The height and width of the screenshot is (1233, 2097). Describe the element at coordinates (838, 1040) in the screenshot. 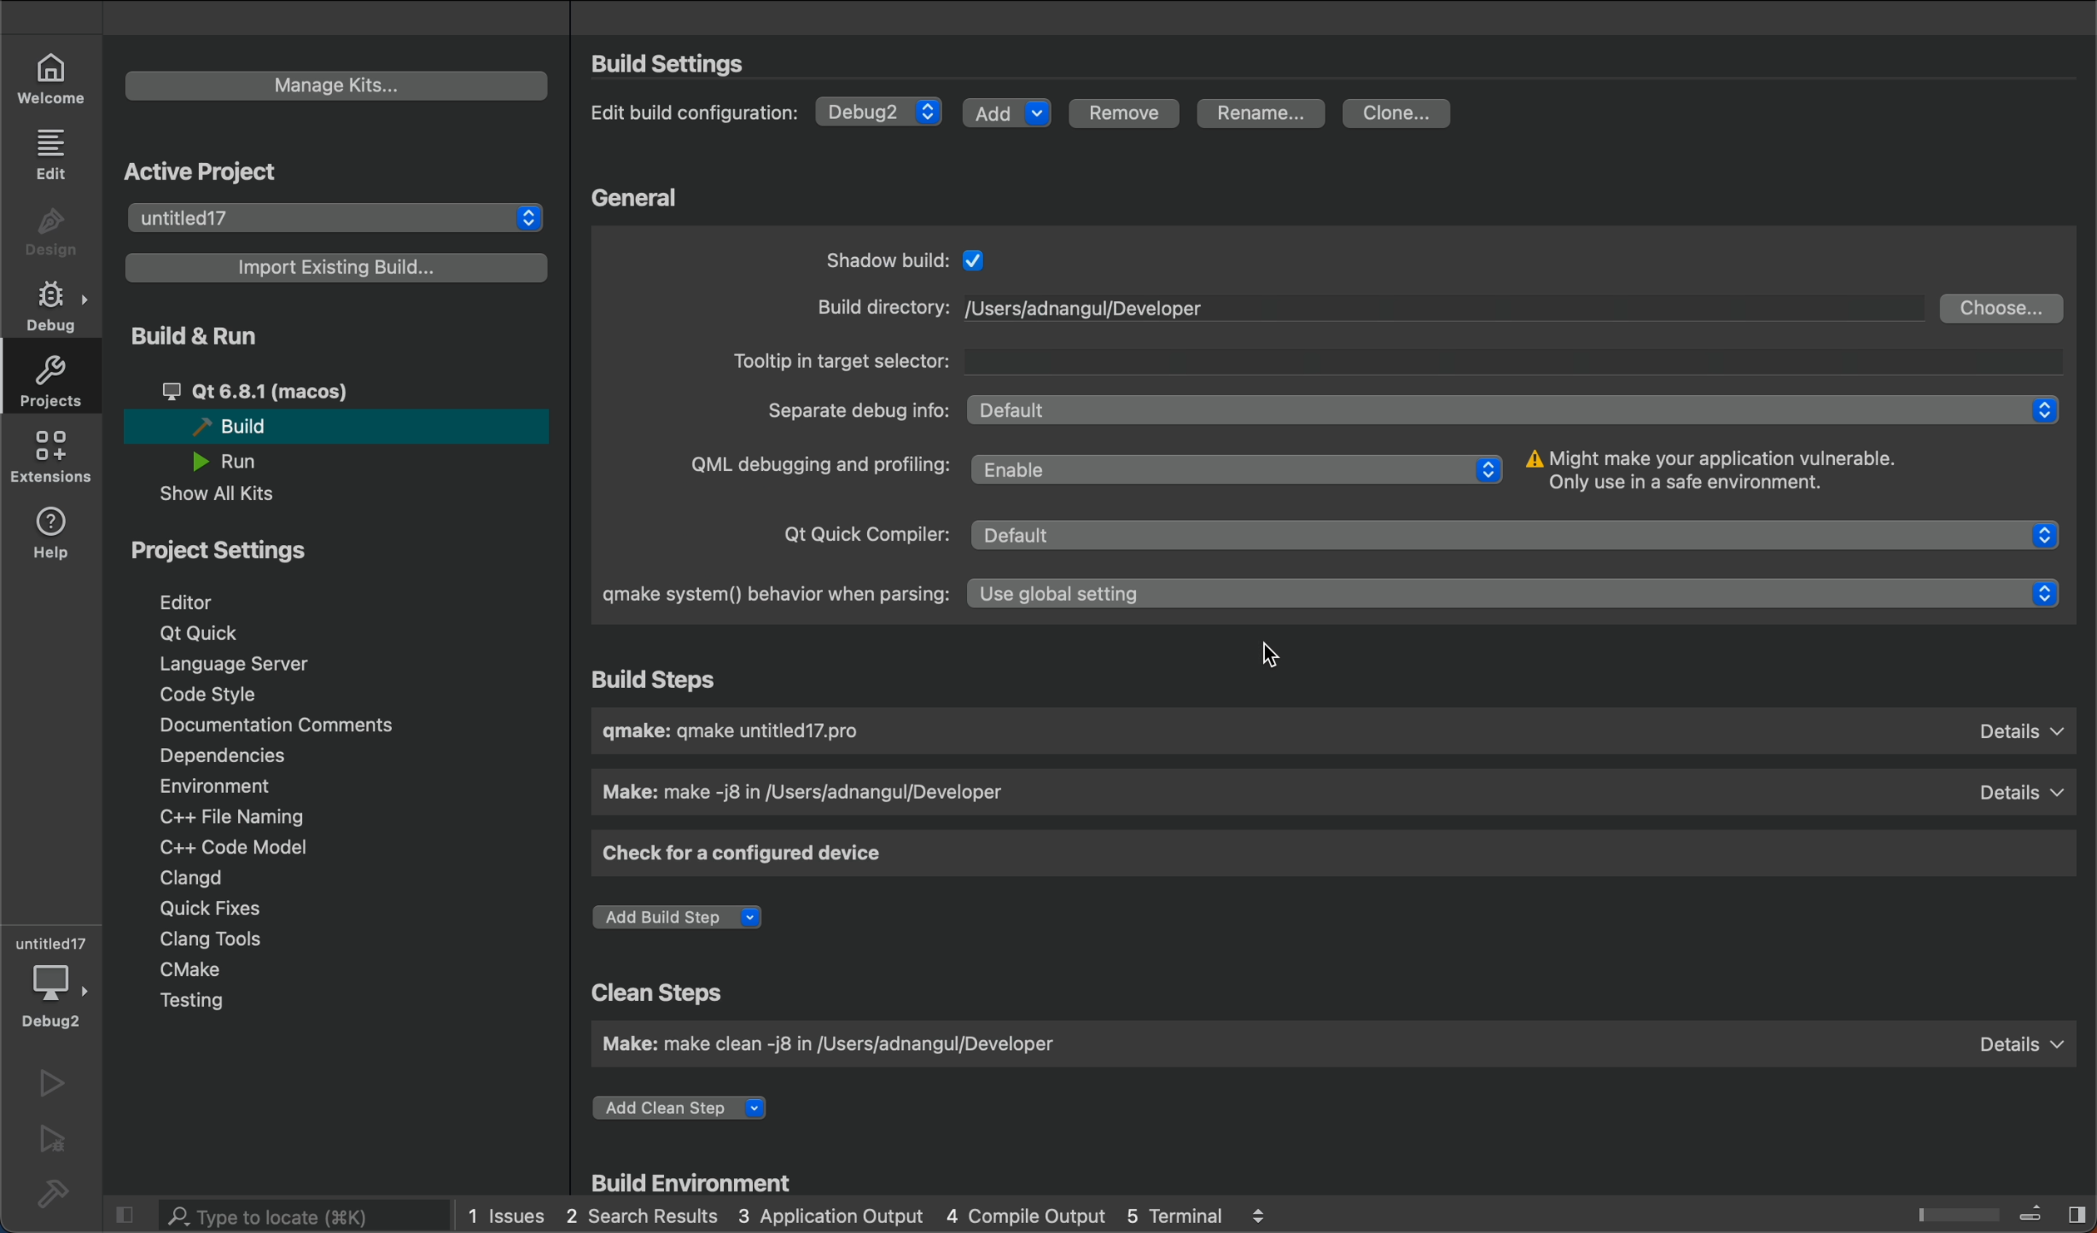

I see `make` at that location.